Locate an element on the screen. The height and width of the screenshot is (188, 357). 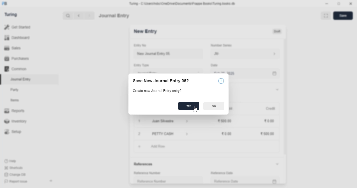
journal entry is located at coordinates (20, 79).